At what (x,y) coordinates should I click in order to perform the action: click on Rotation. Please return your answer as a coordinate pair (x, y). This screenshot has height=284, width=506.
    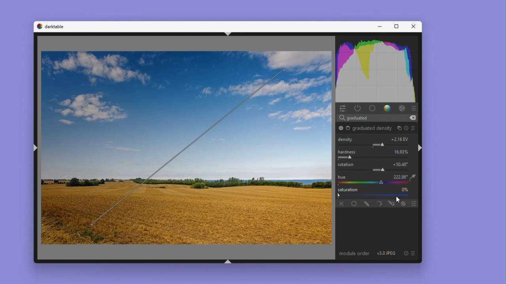
    Looking at the image, I should click on (187, 145).